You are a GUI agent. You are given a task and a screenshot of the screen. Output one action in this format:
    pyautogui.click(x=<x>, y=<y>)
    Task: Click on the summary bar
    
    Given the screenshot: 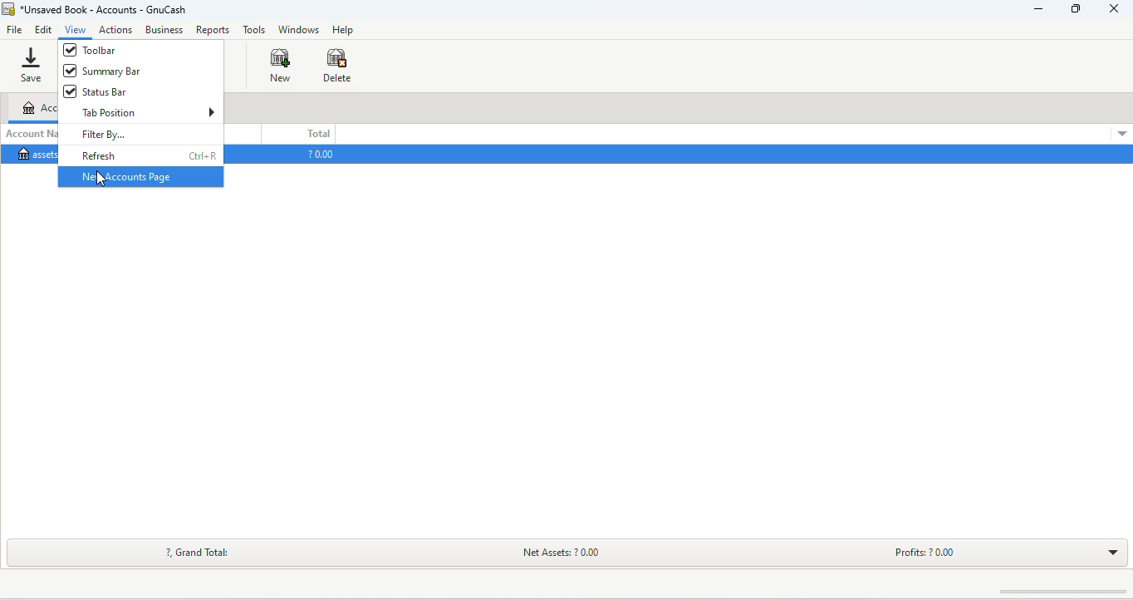 What is the action you would take?
    pyautogui.click(x=113, y=72)
    